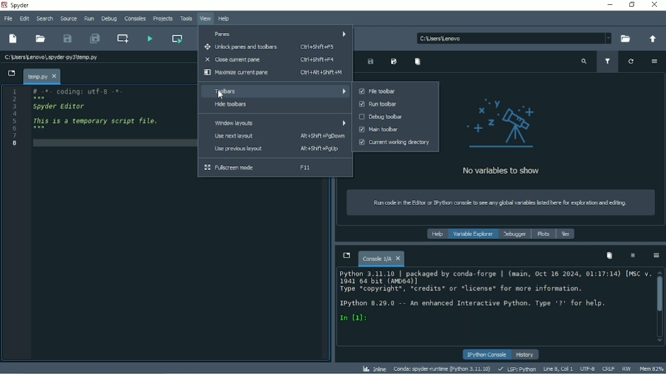  What do you see at coordinates (566, 234) in the screenshot?
I see `Files` at bounding box center [566, 234].